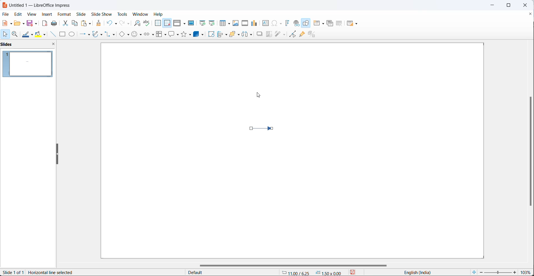 This screenshot has height=276, width=534. Describe the element at coordinates (75, 23) in the screenshot. I see `copy` at that location.